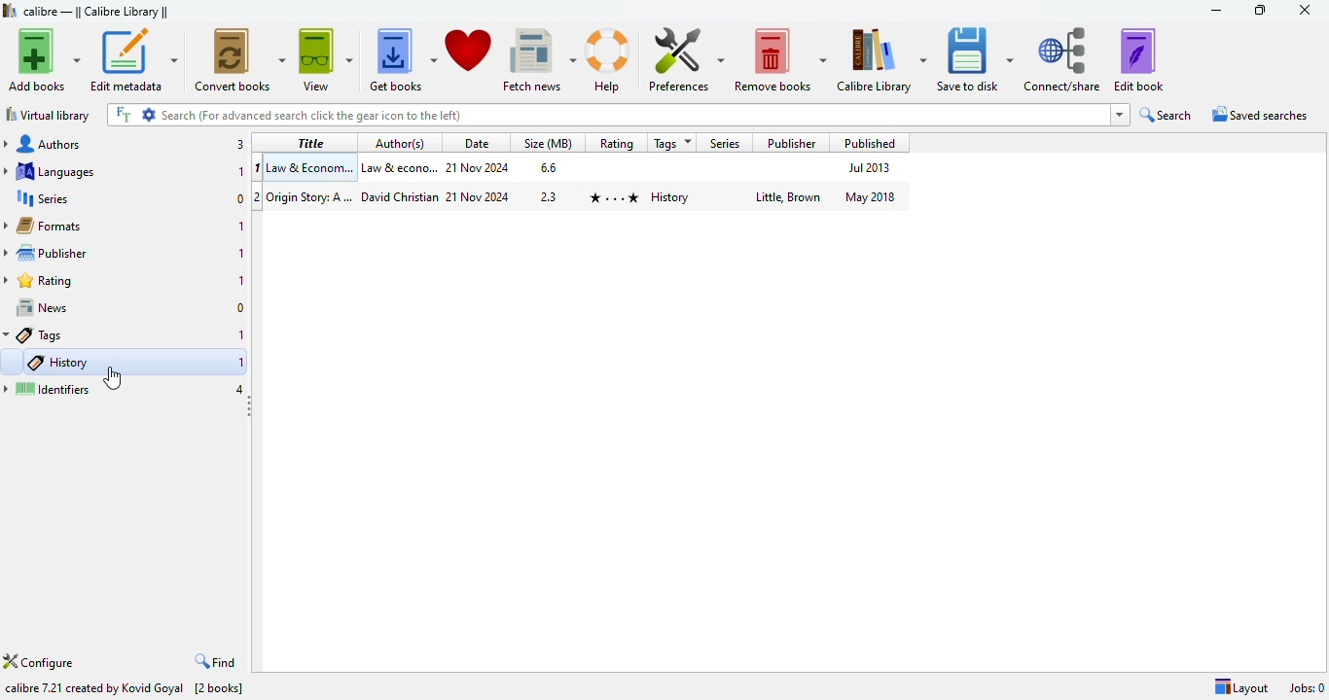  Describe the element at coordinates (401, 167) in the screenshot. I see `law & economics` at that location.